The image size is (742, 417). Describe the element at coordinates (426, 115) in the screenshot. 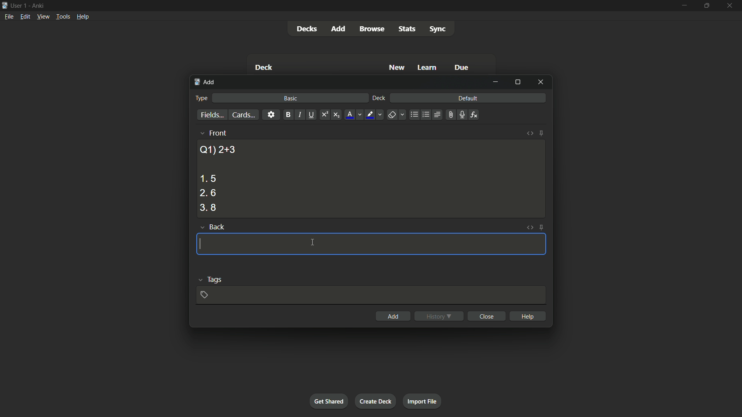

I see `ordered list` at that location.